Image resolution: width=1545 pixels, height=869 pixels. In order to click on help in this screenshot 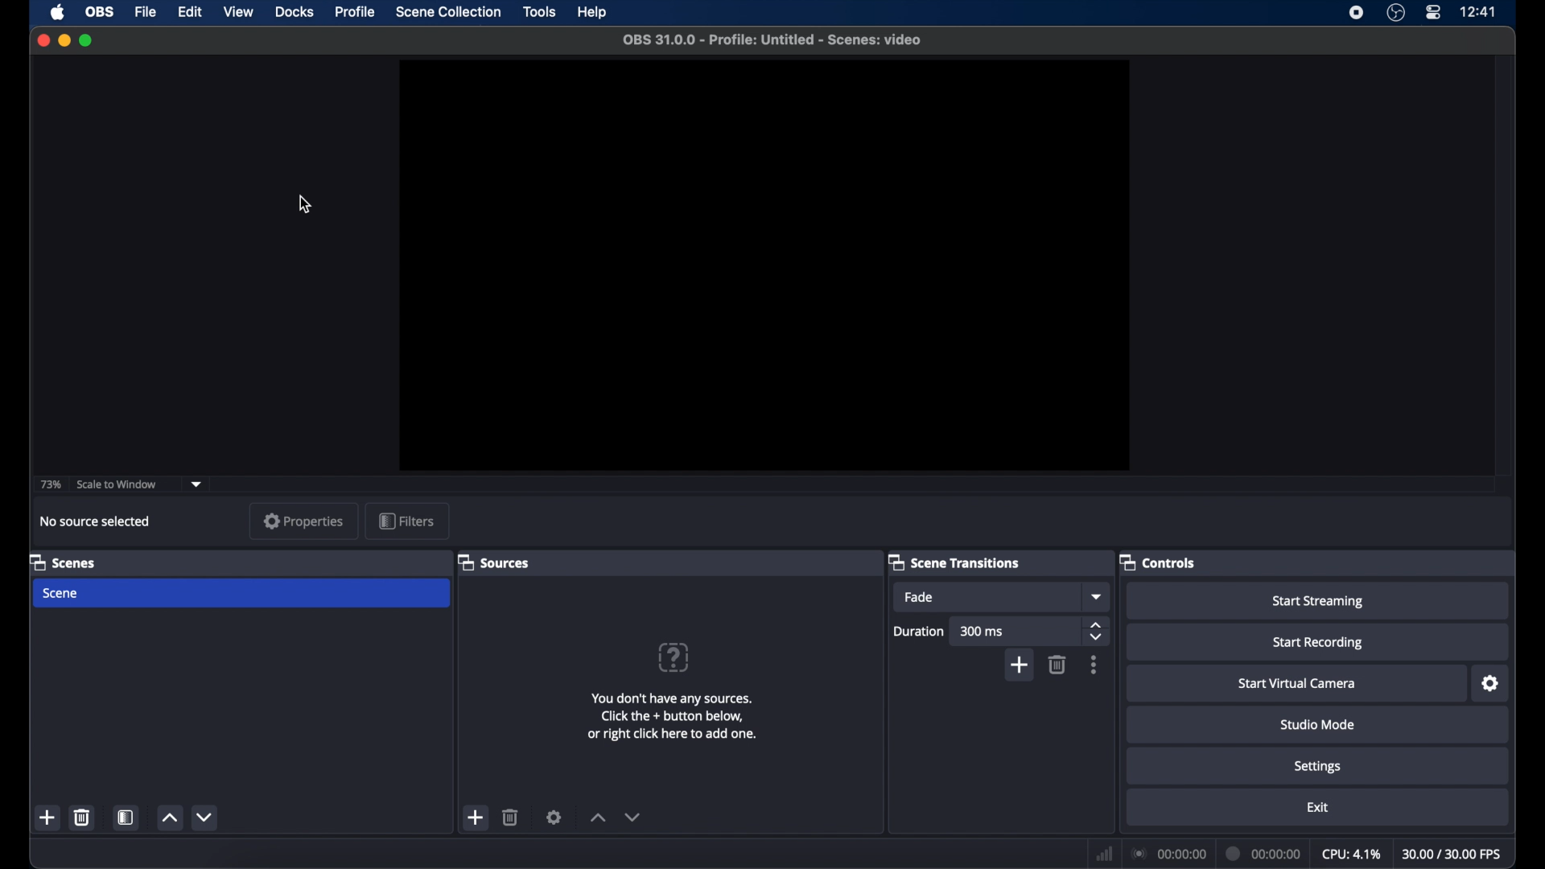, I will do `click(591, 12)`.